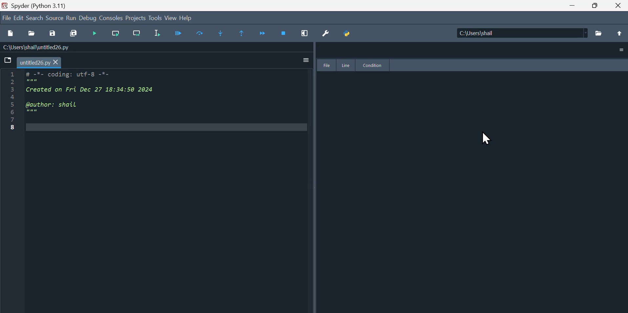  What do you see at coordinates (55, 18) in the screenshot?
I see `source` at bounding box center [55, 18].